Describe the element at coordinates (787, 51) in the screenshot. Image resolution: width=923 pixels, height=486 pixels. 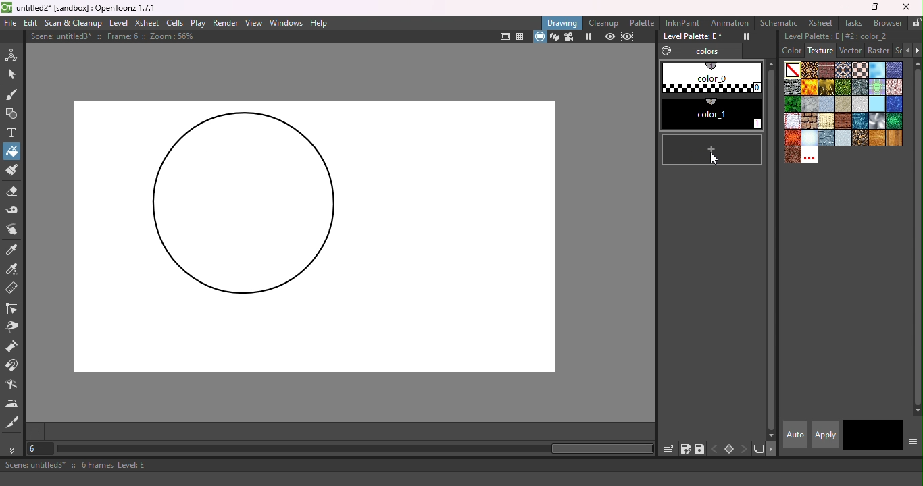
I see `Color` at that location.